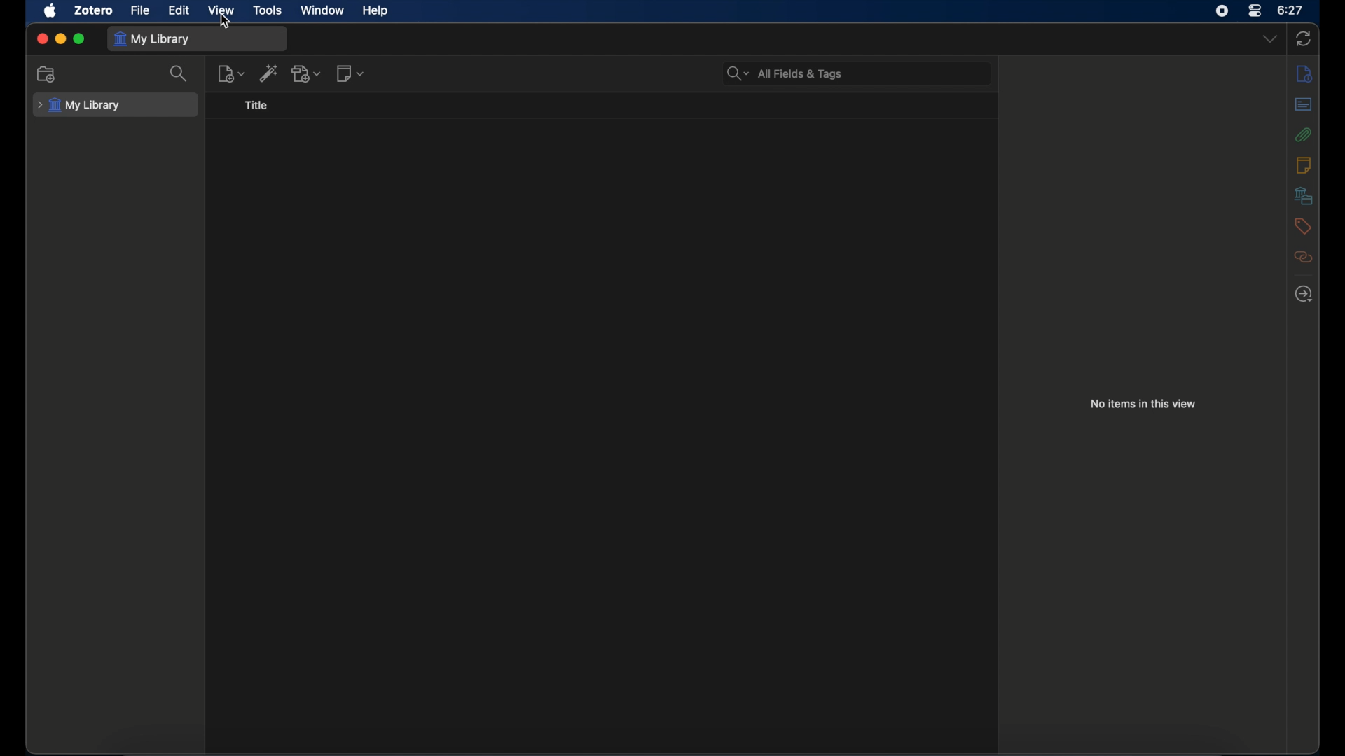 This screenshot has width=1345, height=756. Describe the element at coordinates (1304, 104) in the screenshot. I see `abstract` at that location.